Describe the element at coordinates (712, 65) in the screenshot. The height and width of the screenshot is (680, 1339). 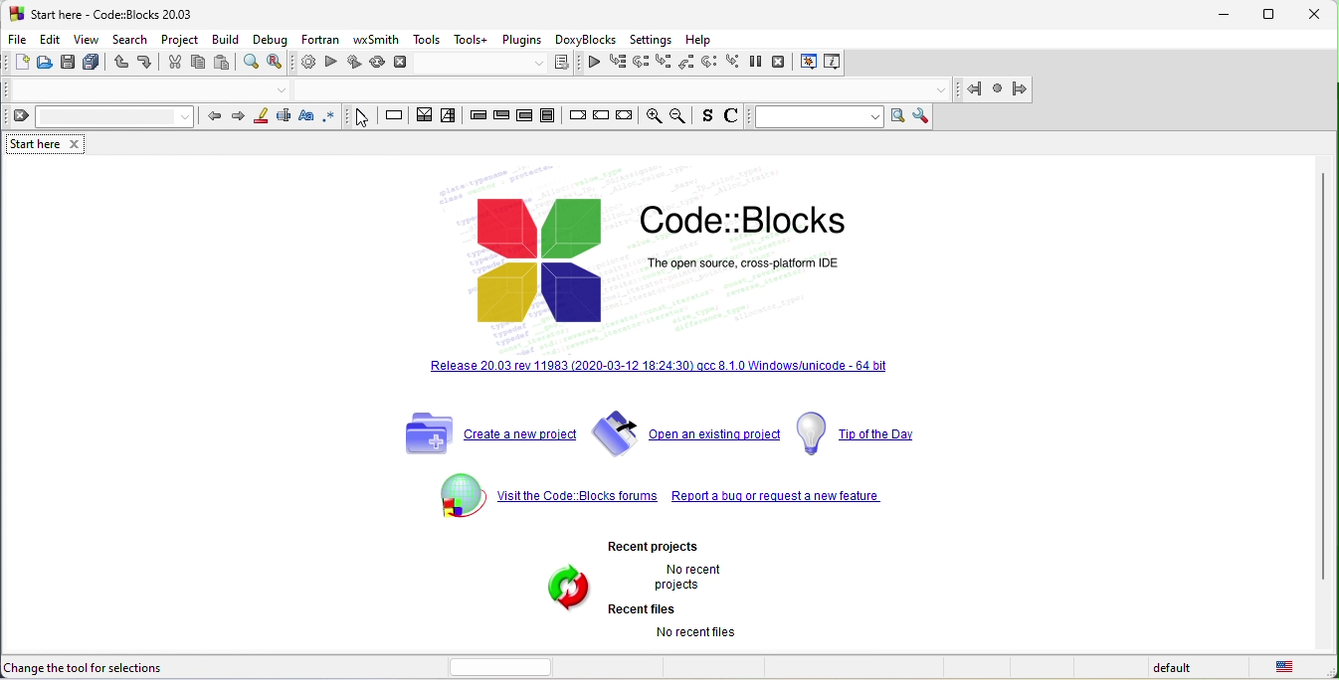
I see `next instruction` at that location.